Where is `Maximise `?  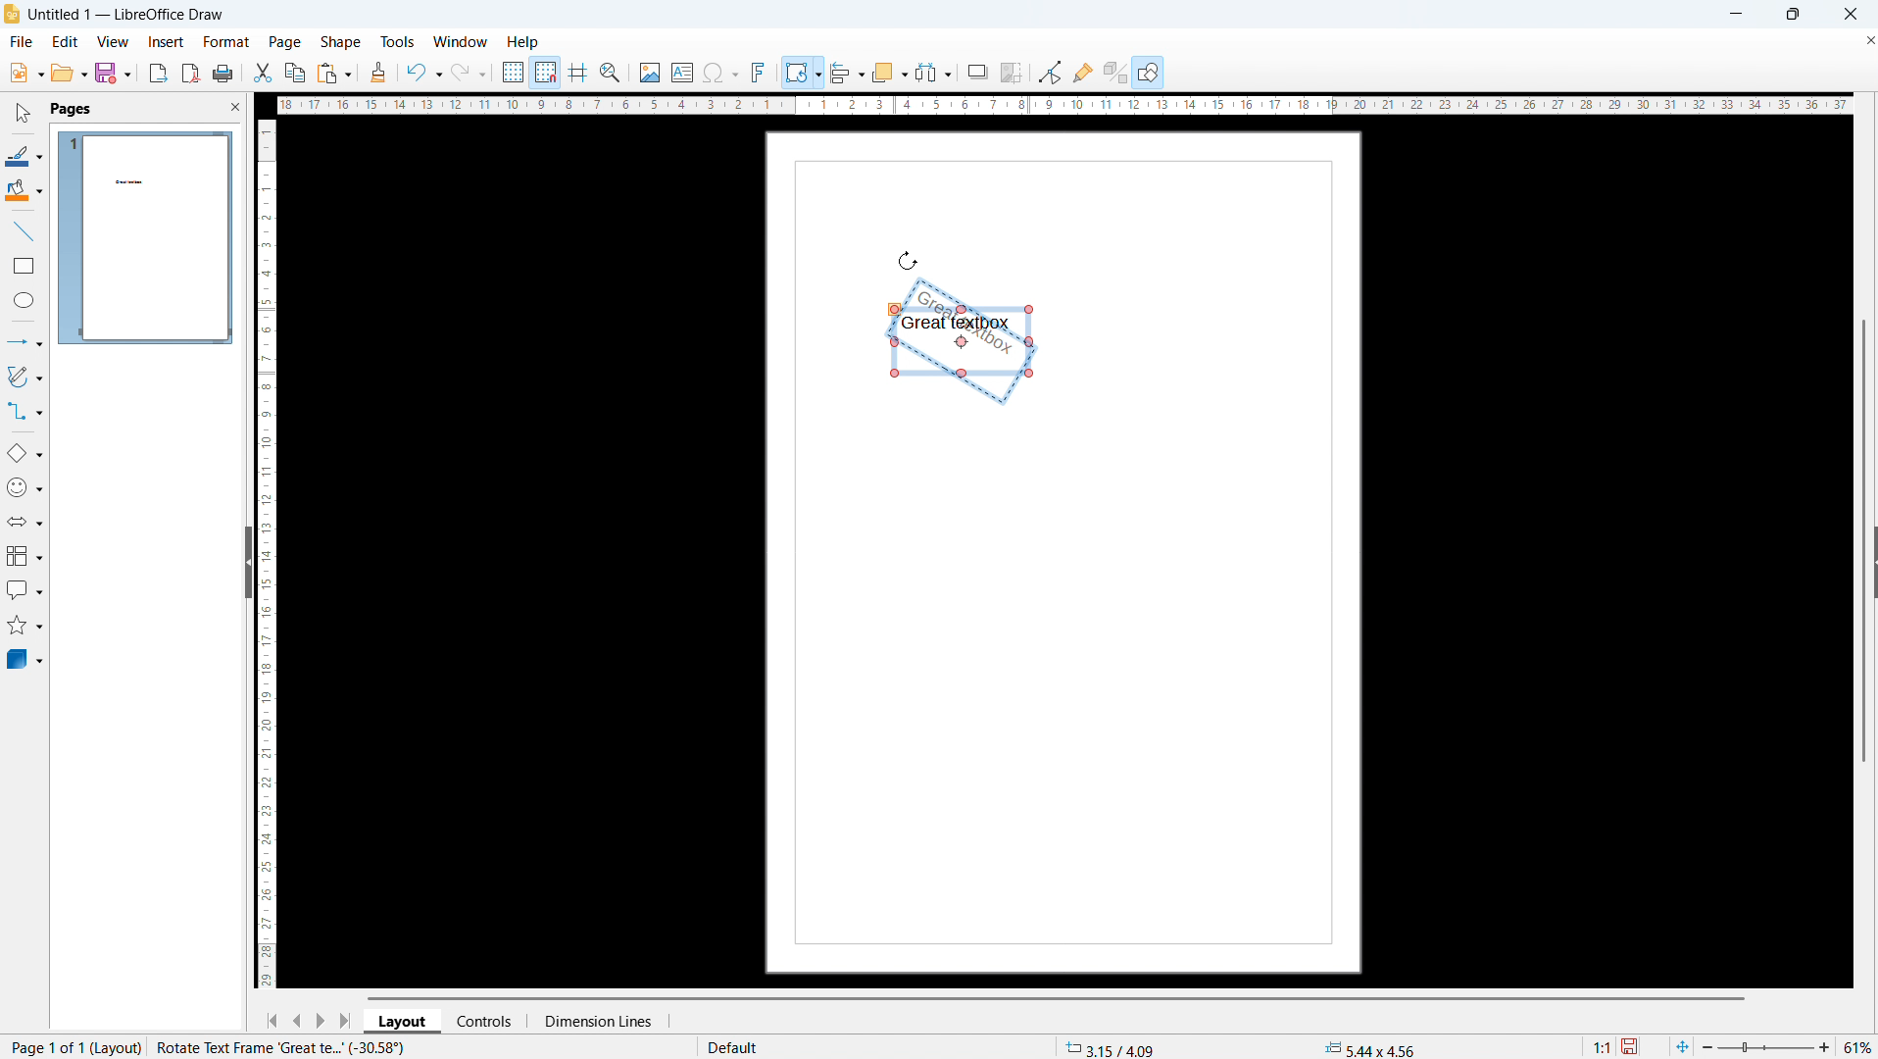 Maximise  is located at coordinates (1791, 15).